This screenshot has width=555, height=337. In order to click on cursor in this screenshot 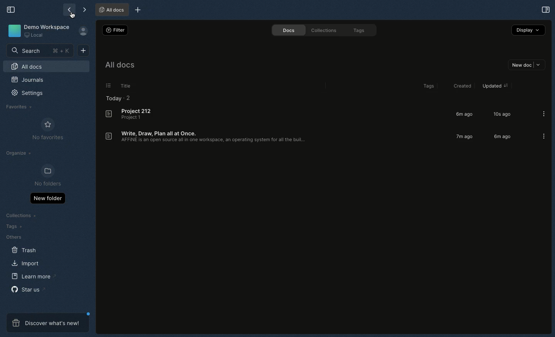, I will do `click(74, 15)`.